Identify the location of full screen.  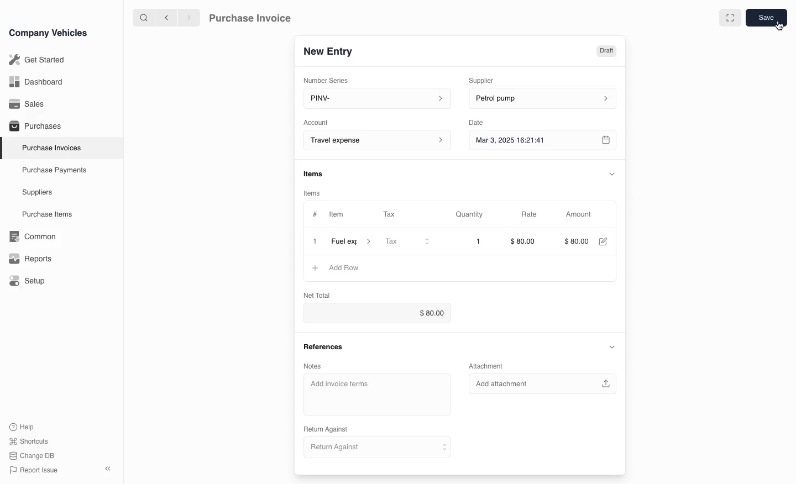
(730, 18).